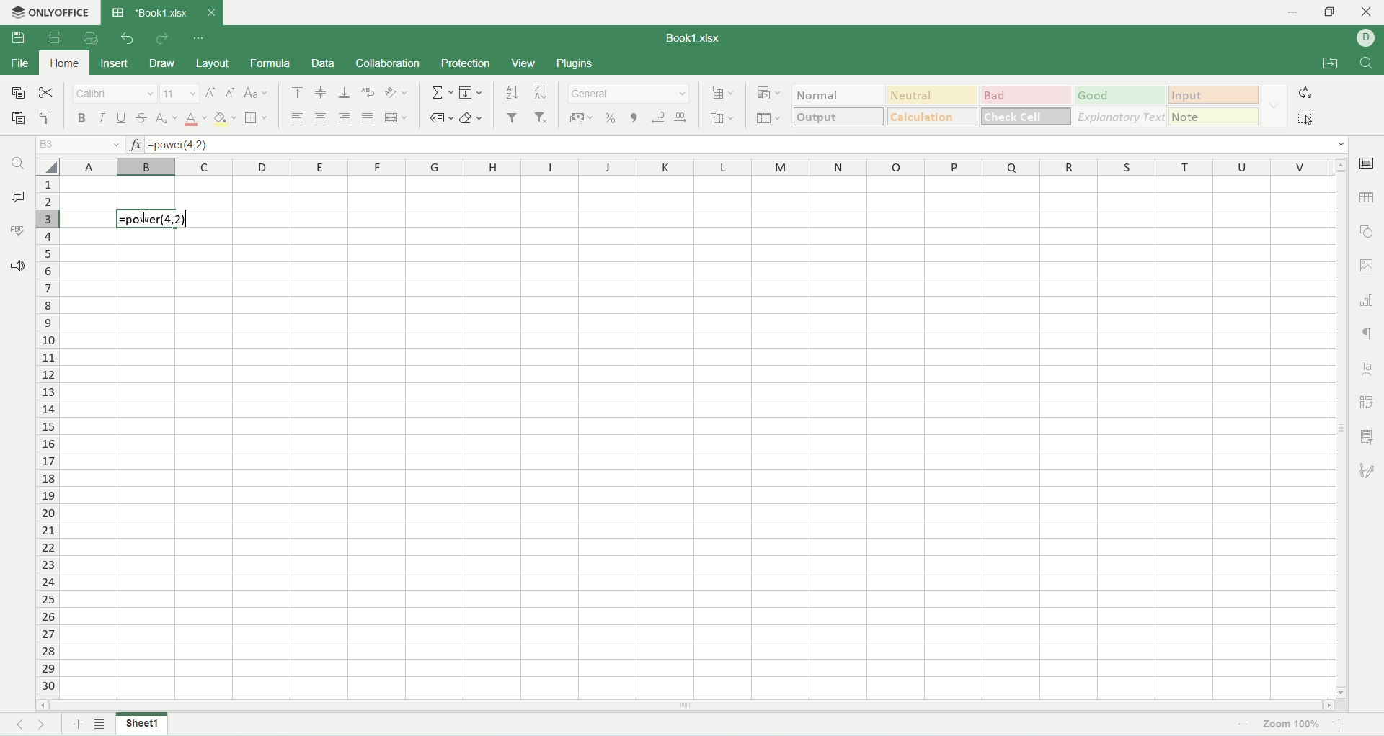 The image size is (1384, 736). What do you see at coordinates (771, 94) in the screenshot?
I see `conditional formatting` at bounding box center [771, 94].